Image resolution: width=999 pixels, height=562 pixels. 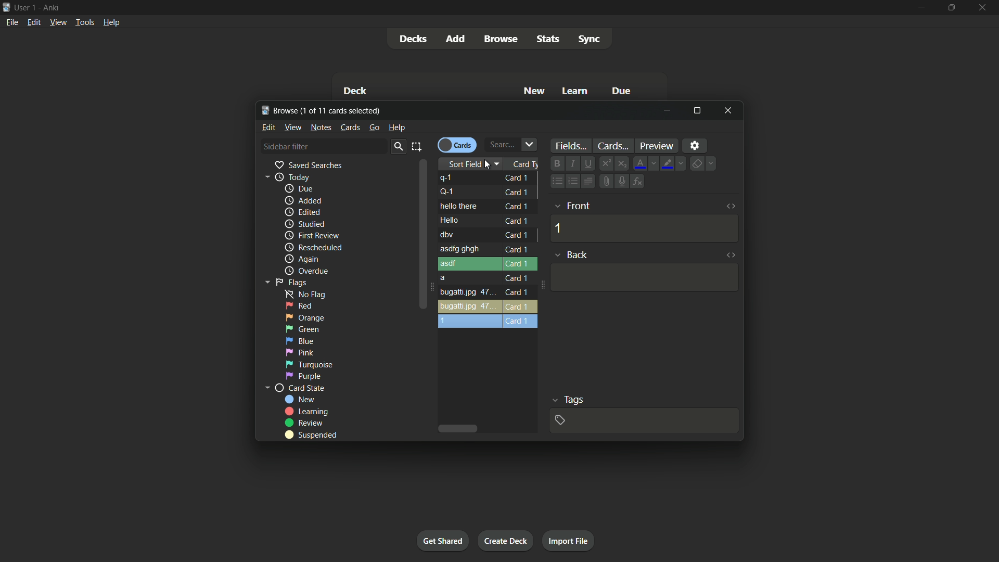 What do you see at coordinates (622, 163) in the screenshot?
I see `subscript` at bounding box center [622, 163].